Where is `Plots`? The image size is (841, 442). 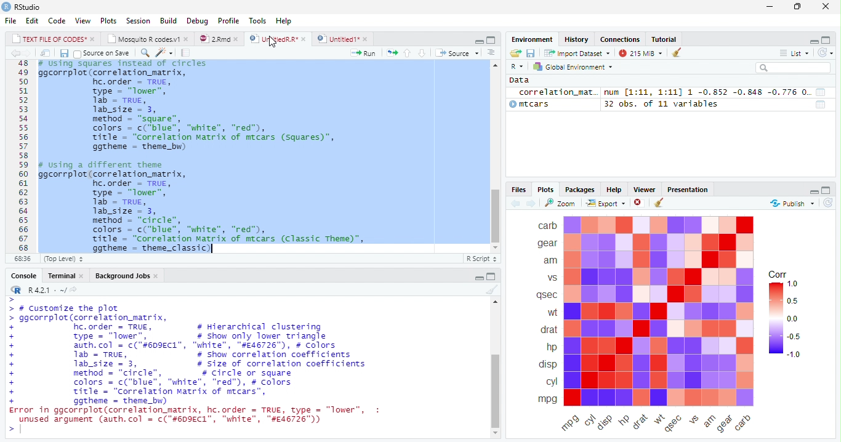
Plots is located at coordinates (547, 190).